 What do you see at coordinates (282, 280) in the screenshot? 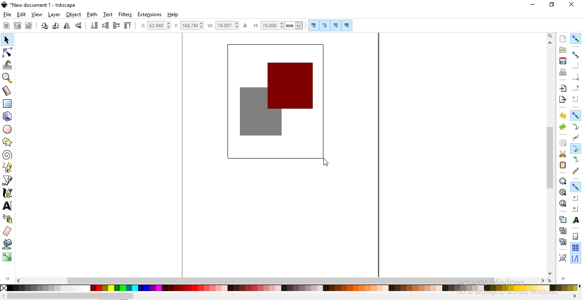
I see `scrollbar` at bounding box center [282, 280].